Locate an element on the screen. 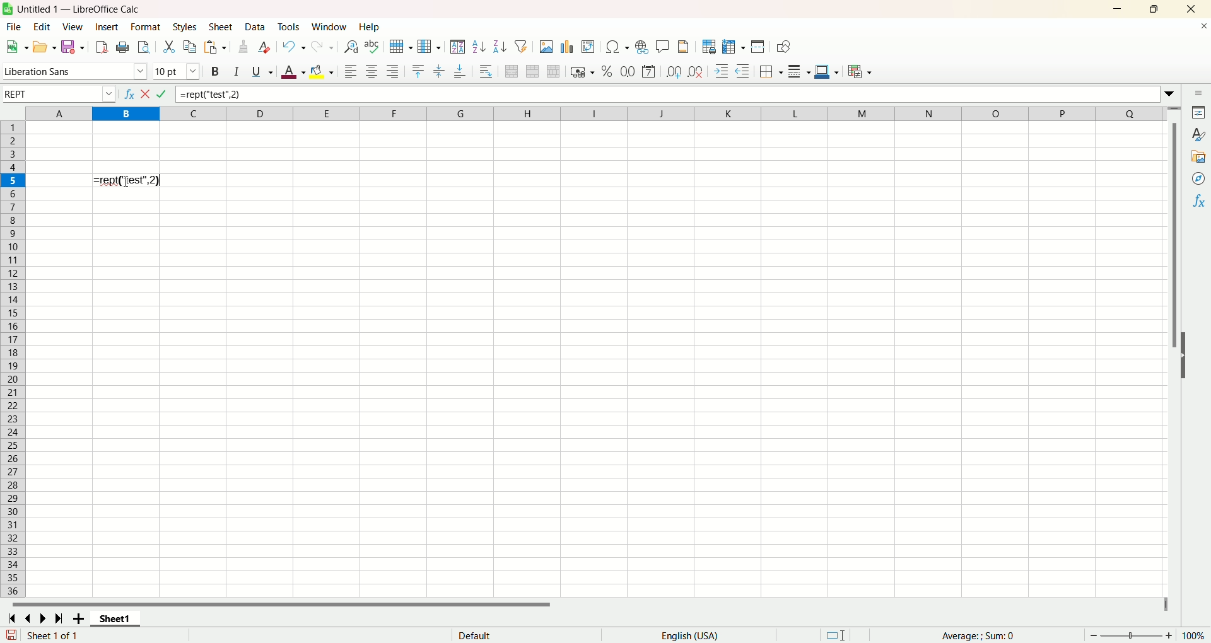 This screenshot has width=1211, height=643. format as currency is located at coordinates (582, 73).